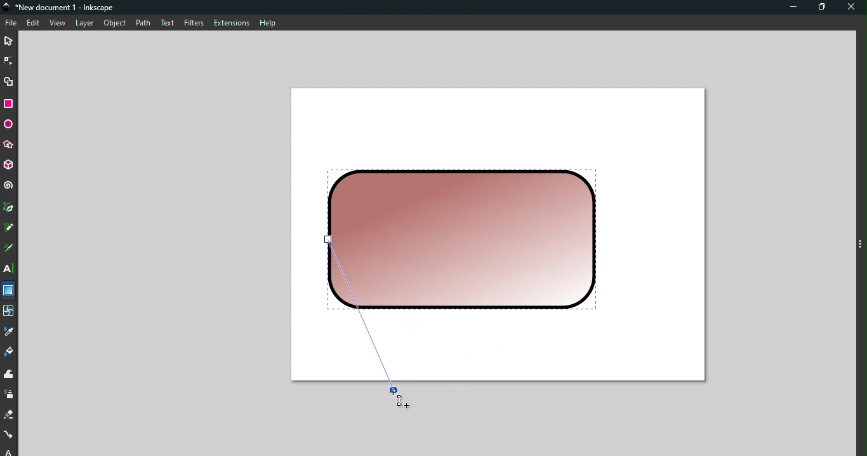  I want to click on Filters, so click(193, 22).